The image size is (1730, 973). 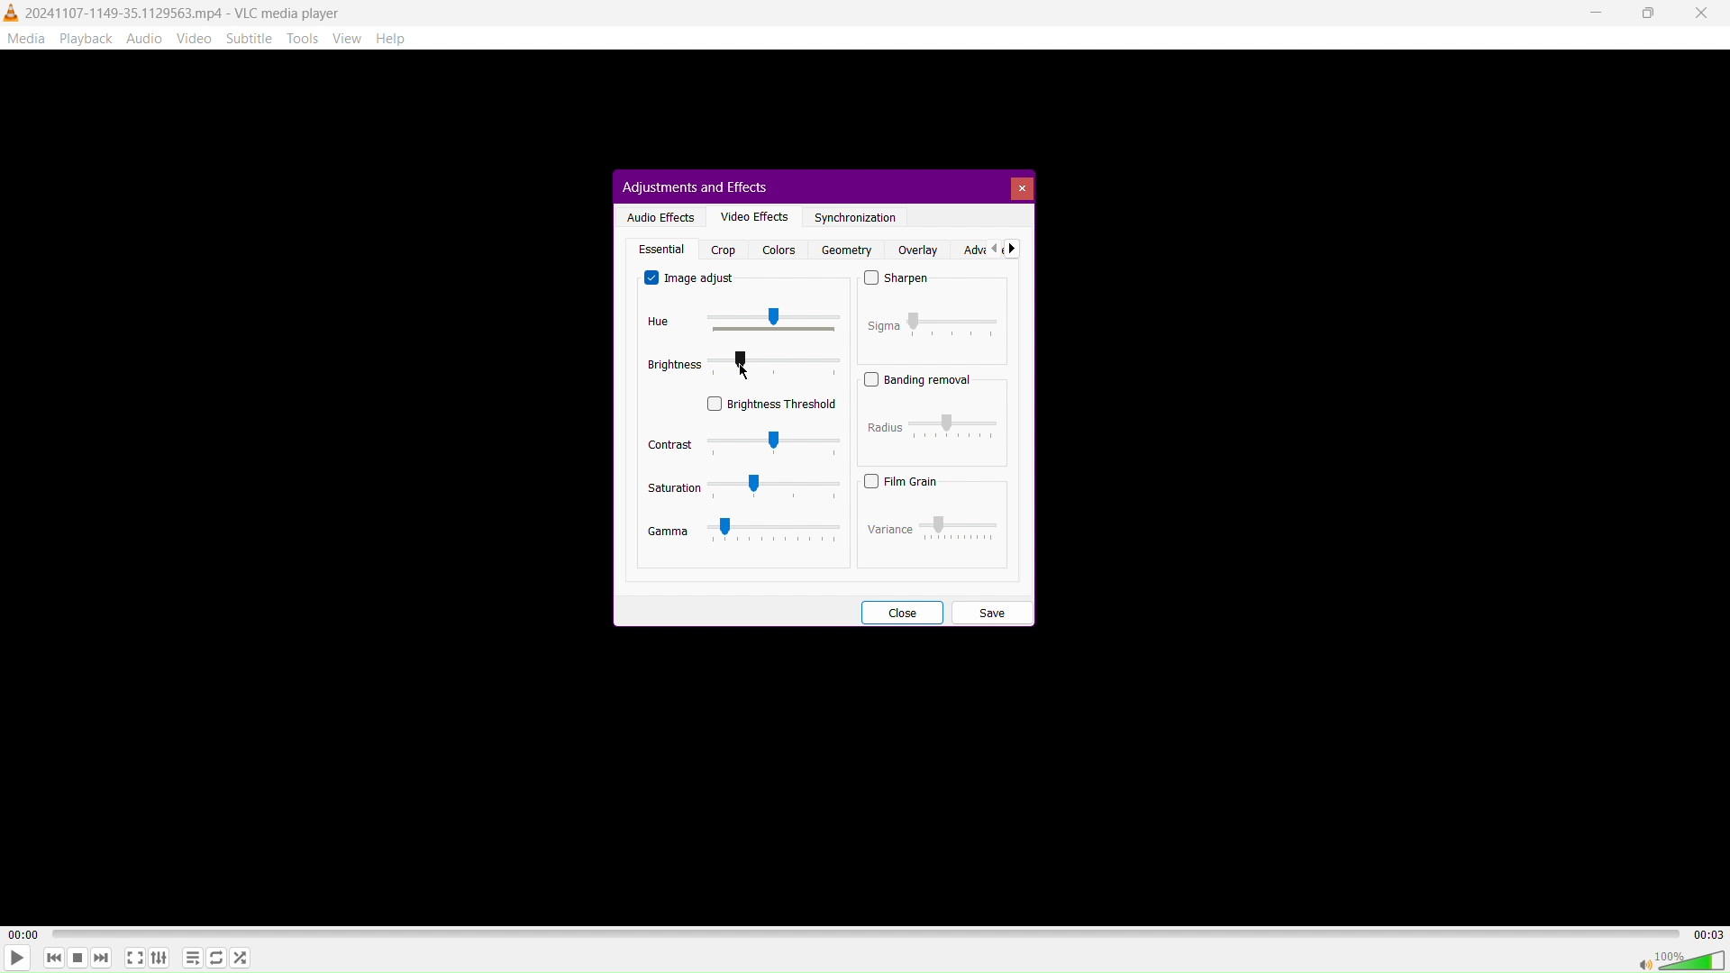 I want to click on Hue, so click(x=735, y=322).